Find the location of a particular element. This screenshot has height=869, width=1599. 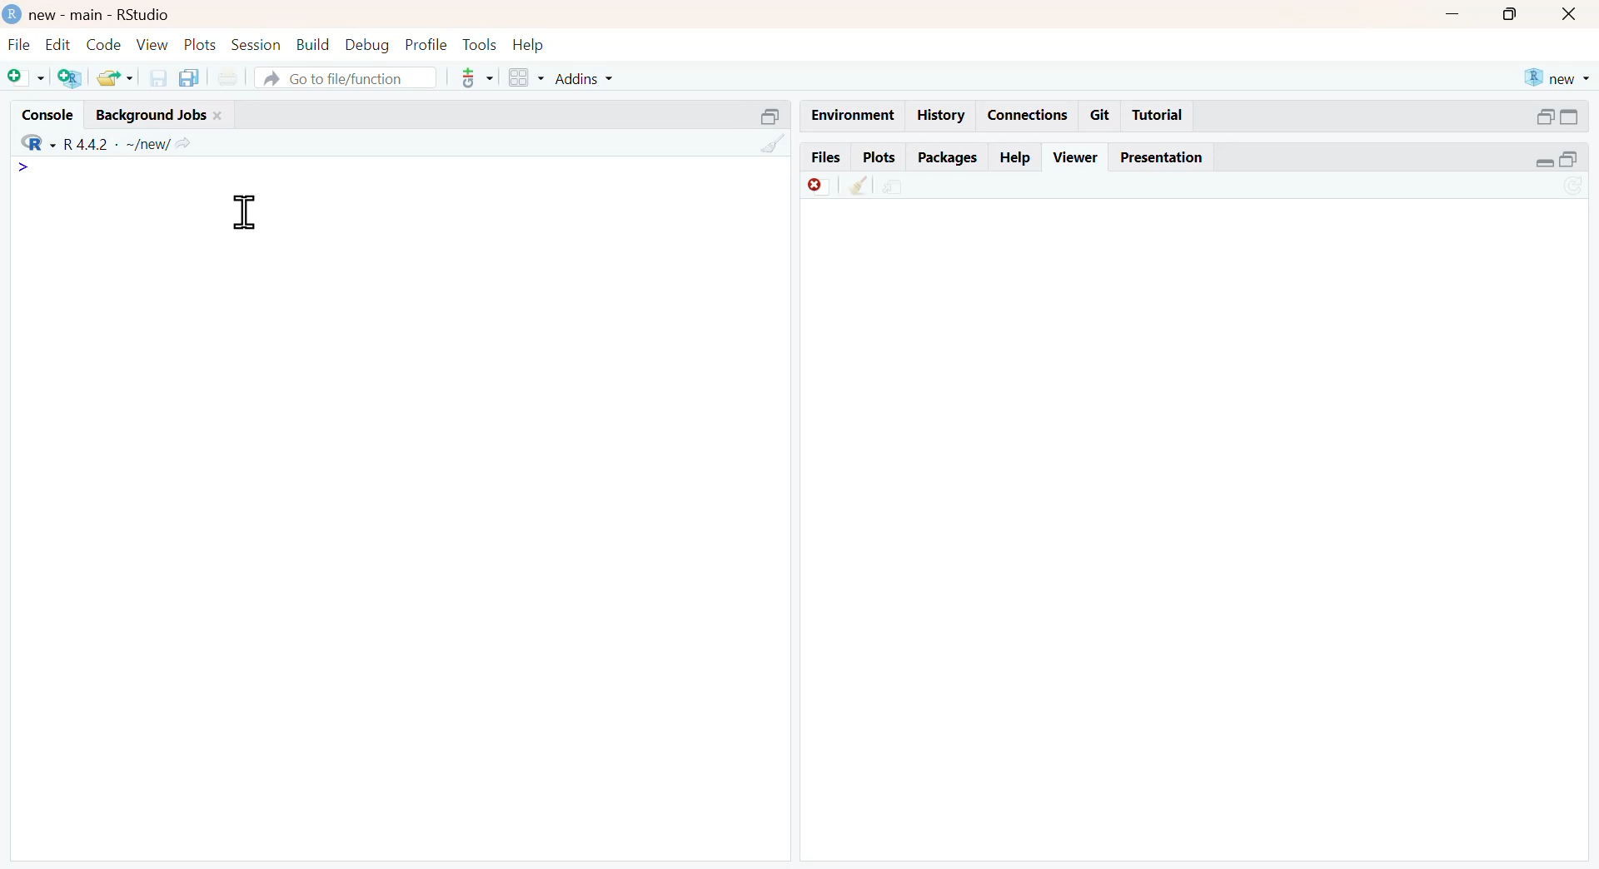

grid is located at coordinates (528, 77).